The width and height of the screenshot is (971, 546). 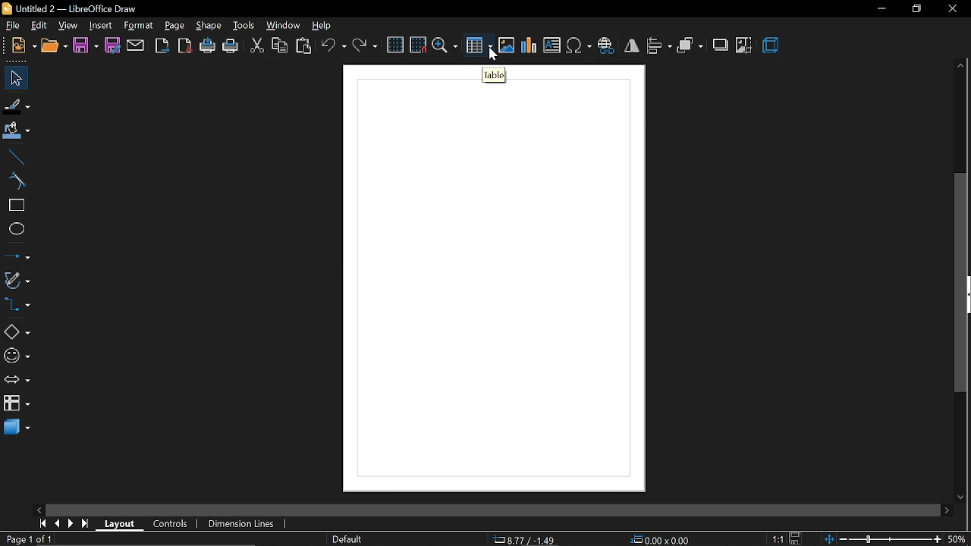 I want to click on insert image, so click(x=507, y=45).